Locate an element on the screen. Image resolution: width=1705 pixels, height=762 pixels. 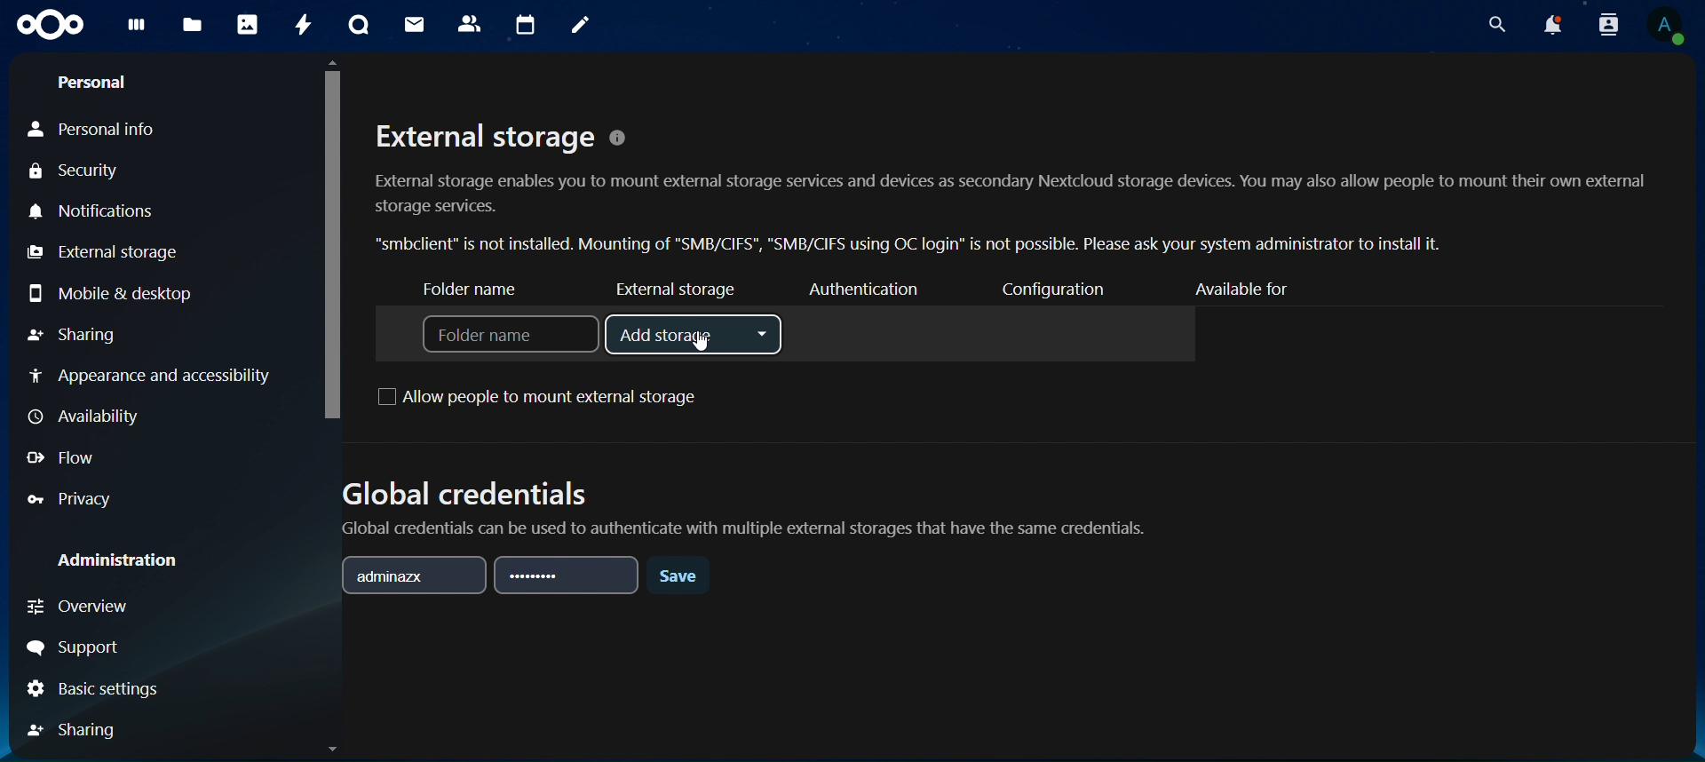
Global credentials
Global credentials can be used to authenticate with multiple external storages that have the same credentials. is located at coordinates (748, 502).